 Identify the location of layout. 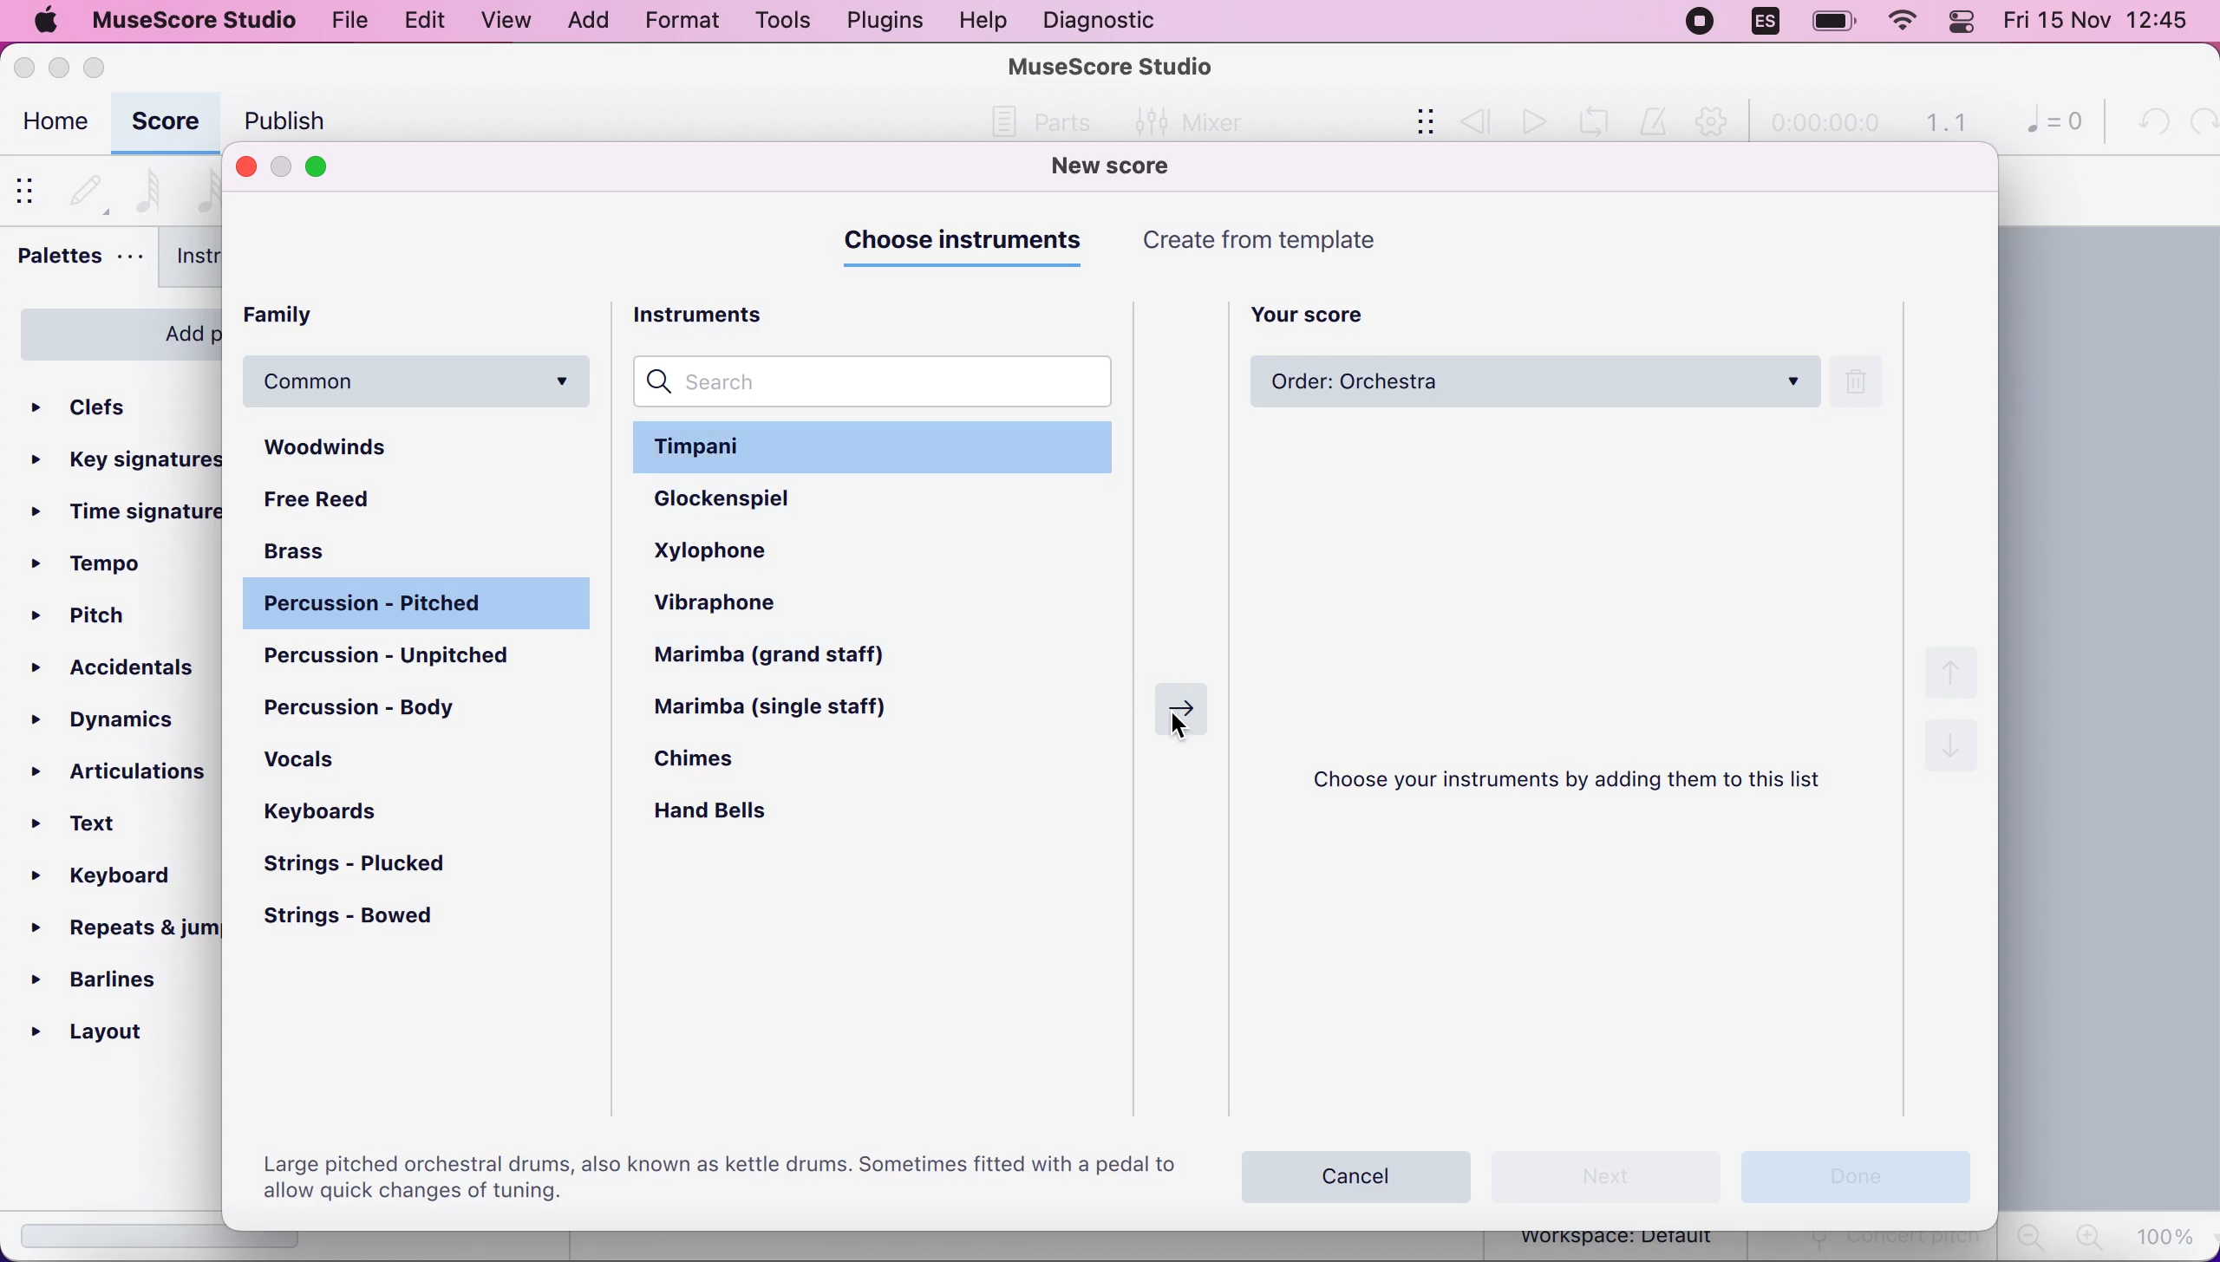
(115, 1032).